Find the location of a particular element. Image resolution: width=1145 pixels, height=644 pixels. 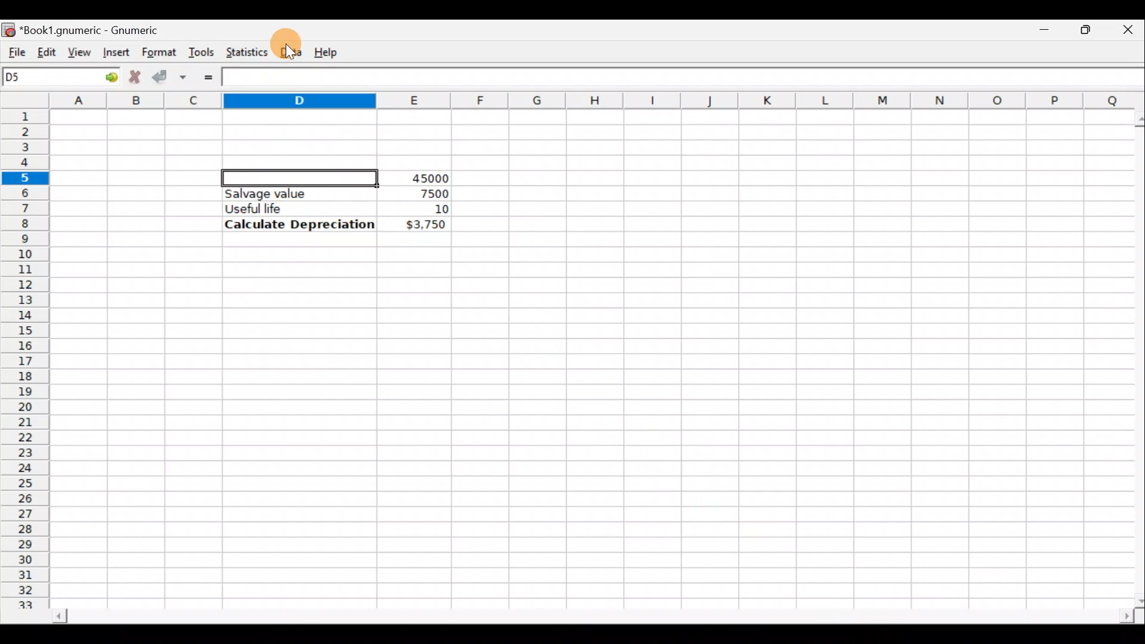

Formula bar is located at coordinates (685, 79).